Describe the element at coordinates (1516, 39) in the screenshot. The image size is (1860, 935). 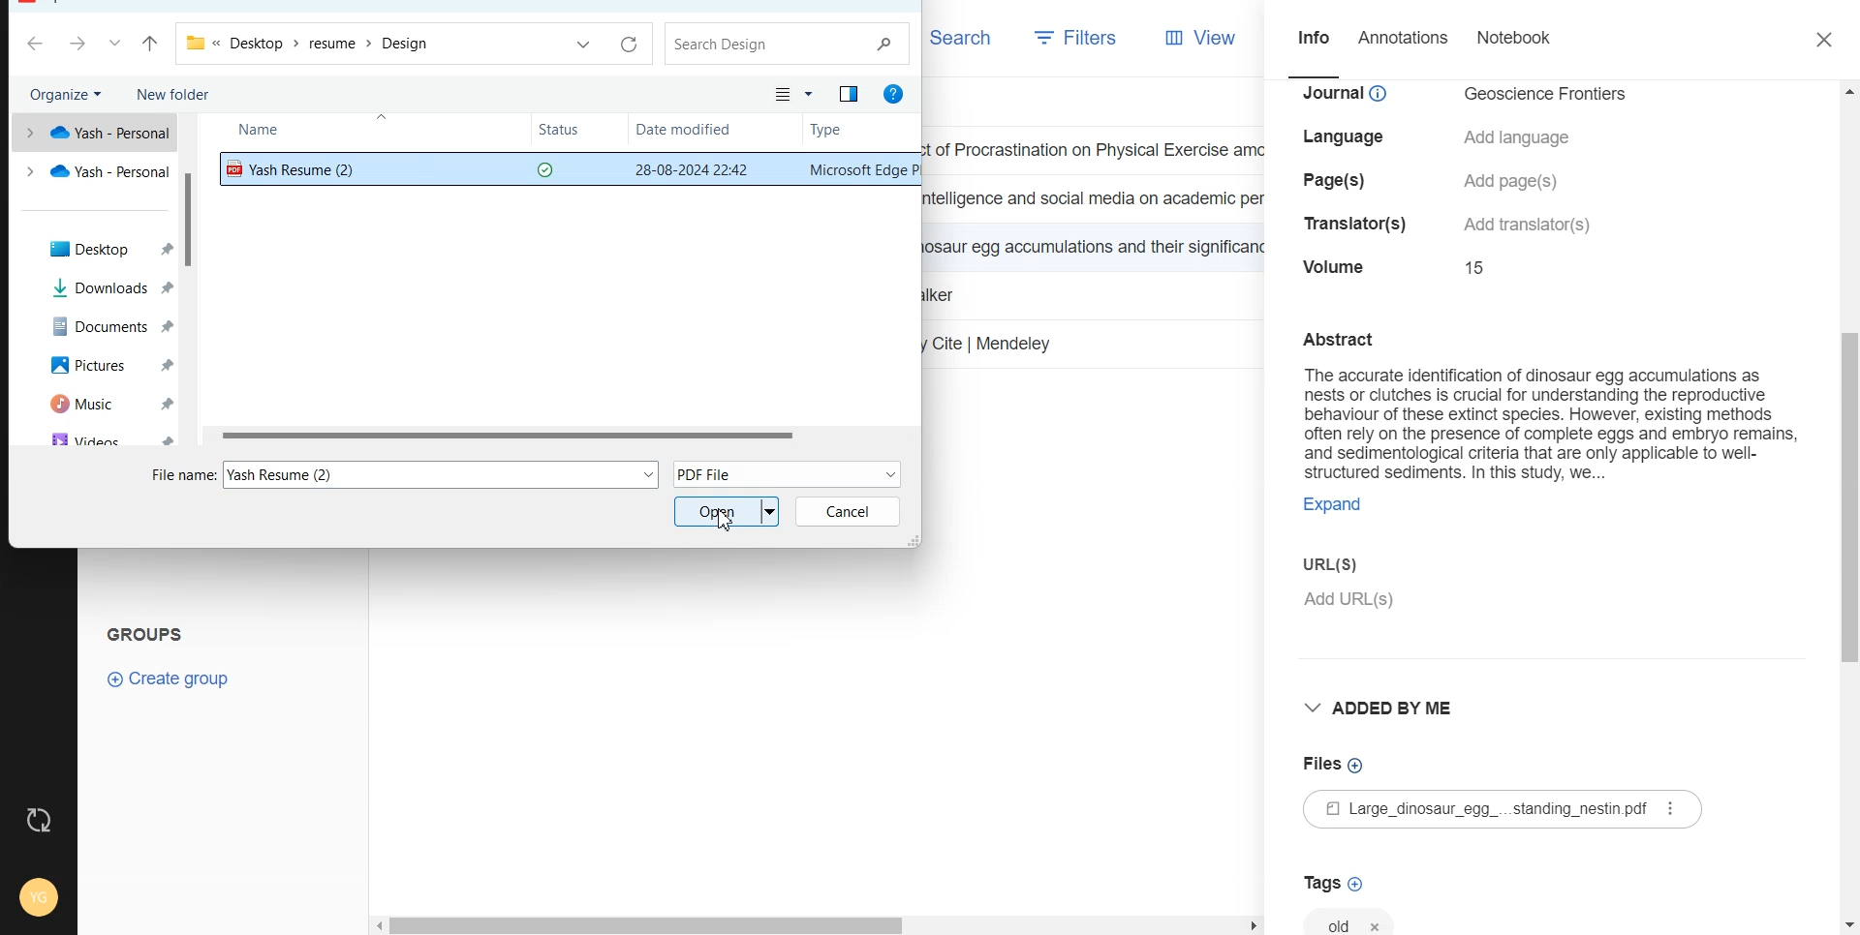
I see `Notebook` at that location.